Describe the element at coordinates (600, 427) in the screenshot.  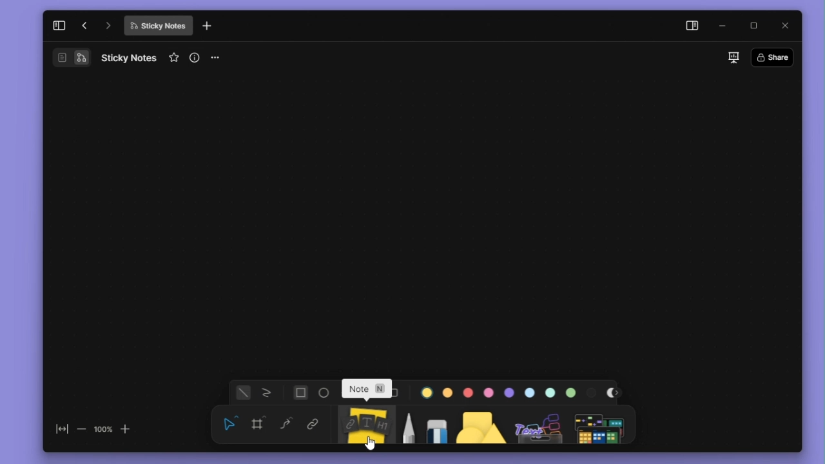
I see `Symbols Panel Icon` at that location.